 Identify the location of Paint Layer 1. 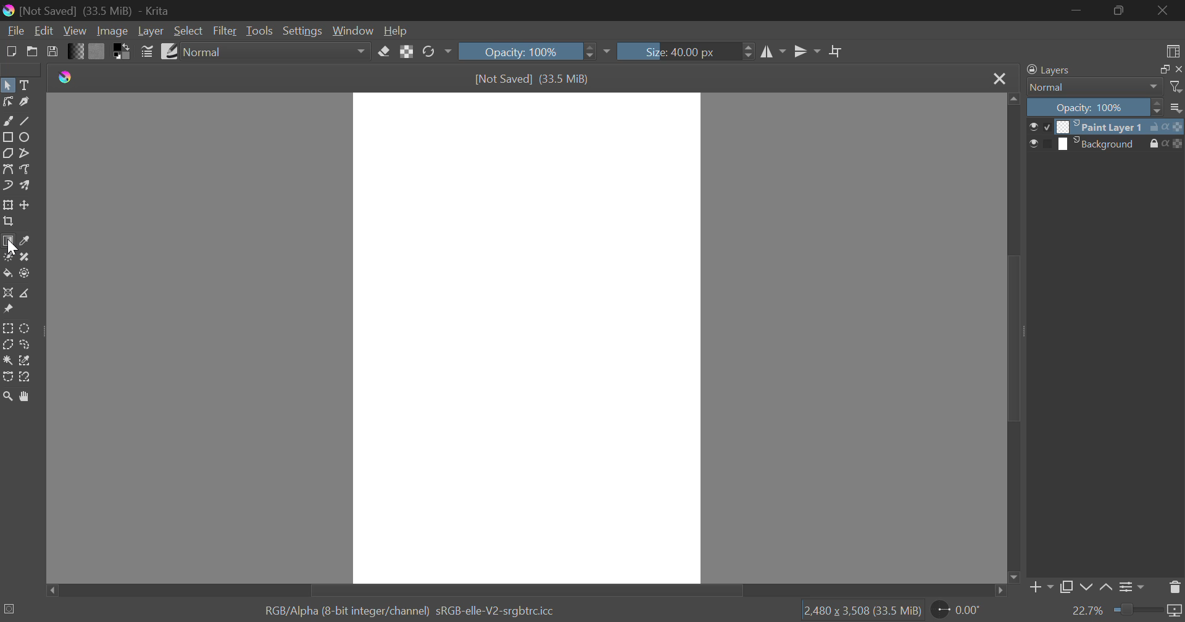
(1102, 126).